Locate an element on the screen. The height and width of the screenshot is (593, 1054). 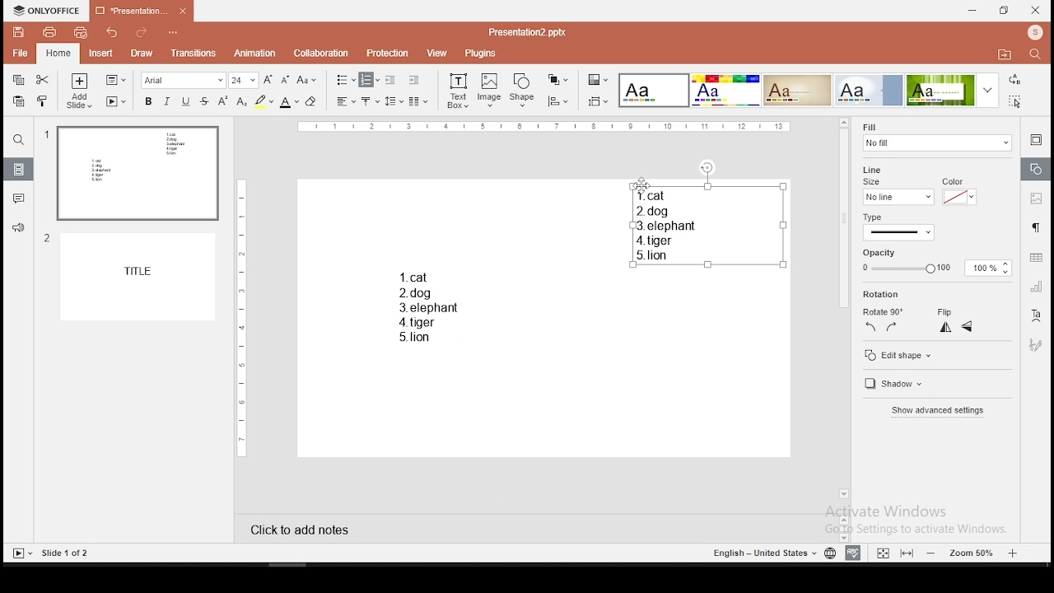
slide settings is located at coordinates (1036, 142).